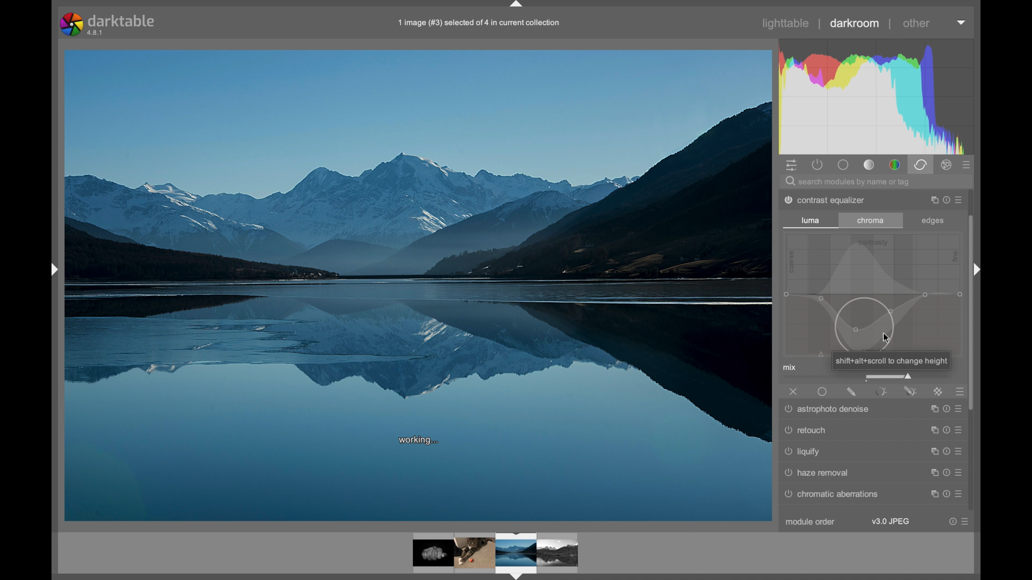 Image resolution: width=1032 pixels, height=580 pixels. Describe the element at coordinates (910, 391) in the screenshot. I see `parametric and drawn mask` at that location.